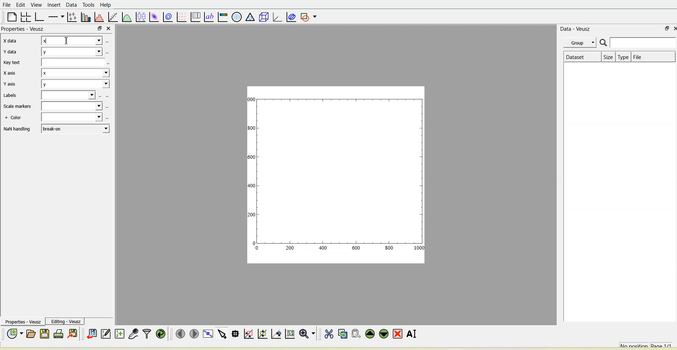 The width and height of the screenshot is (677, 350). What do you see at coordinates (10, 95) in the screenshot?
I see `Labels` at bounding box center [10, 95].